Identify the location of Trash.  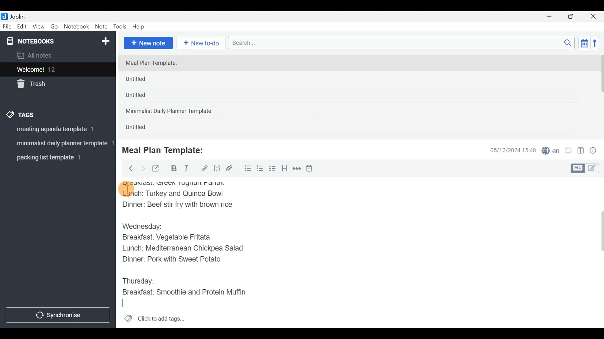
(54, 84).